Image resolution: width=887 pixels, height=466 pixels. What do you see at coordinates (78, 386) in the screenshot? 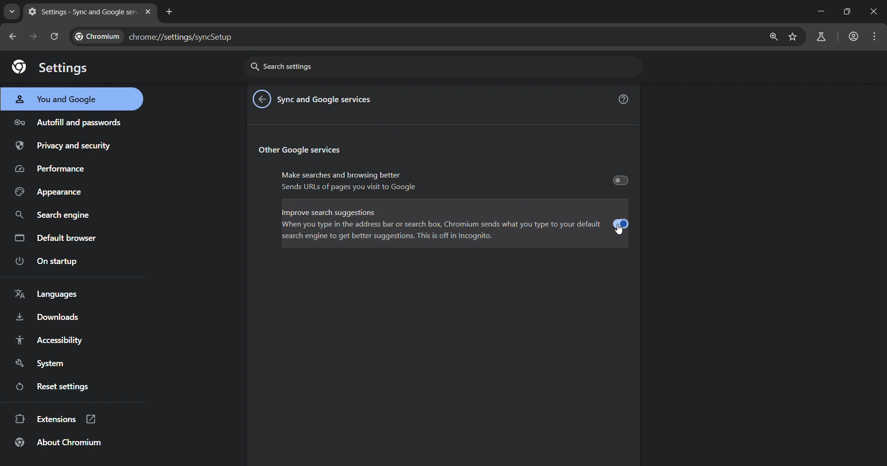
I see `reset setting` at bounding box center [78, 386].